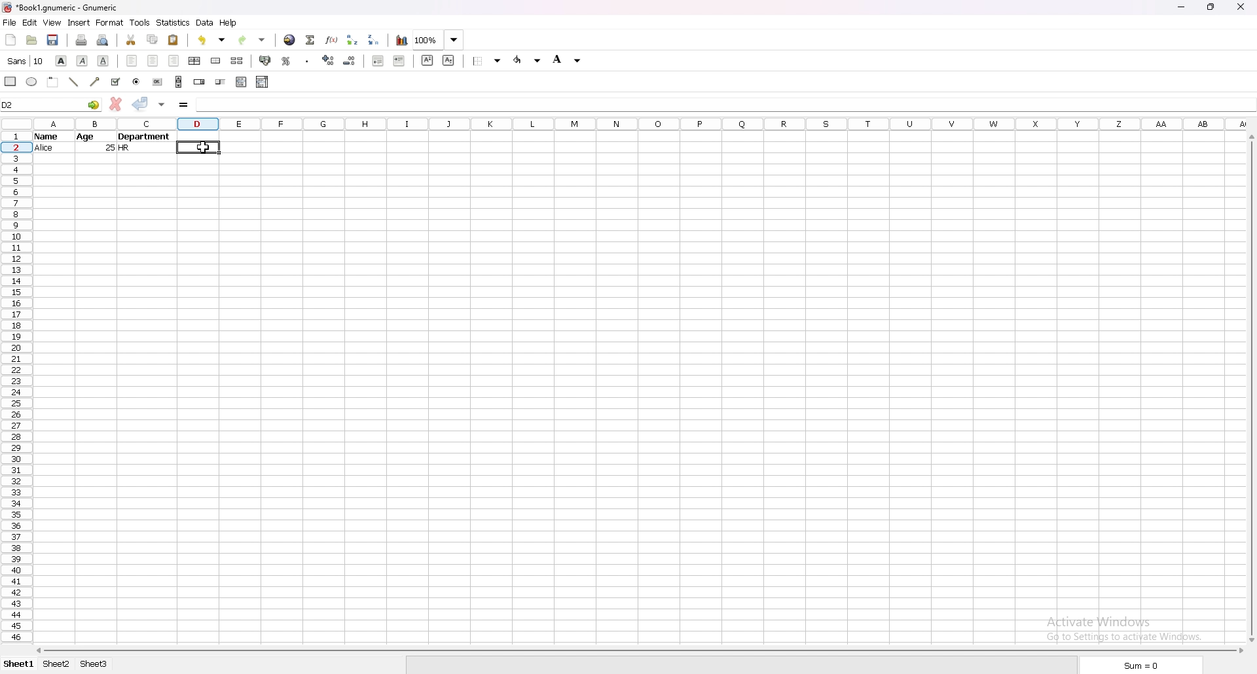  I want to click on zoom, so click(439, 40).